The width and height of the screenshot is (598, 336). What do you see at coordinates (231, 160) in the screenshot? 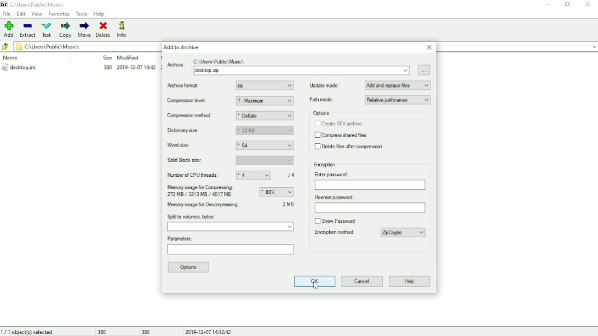
I see `Solid block size` at bounding box center [231, 160].